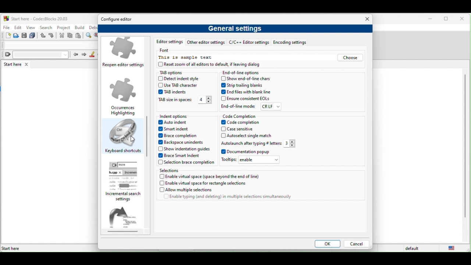  What do you see at coordinates (35, 55) in the screenshot?
I see `clear` at bounding box center [35, 55].